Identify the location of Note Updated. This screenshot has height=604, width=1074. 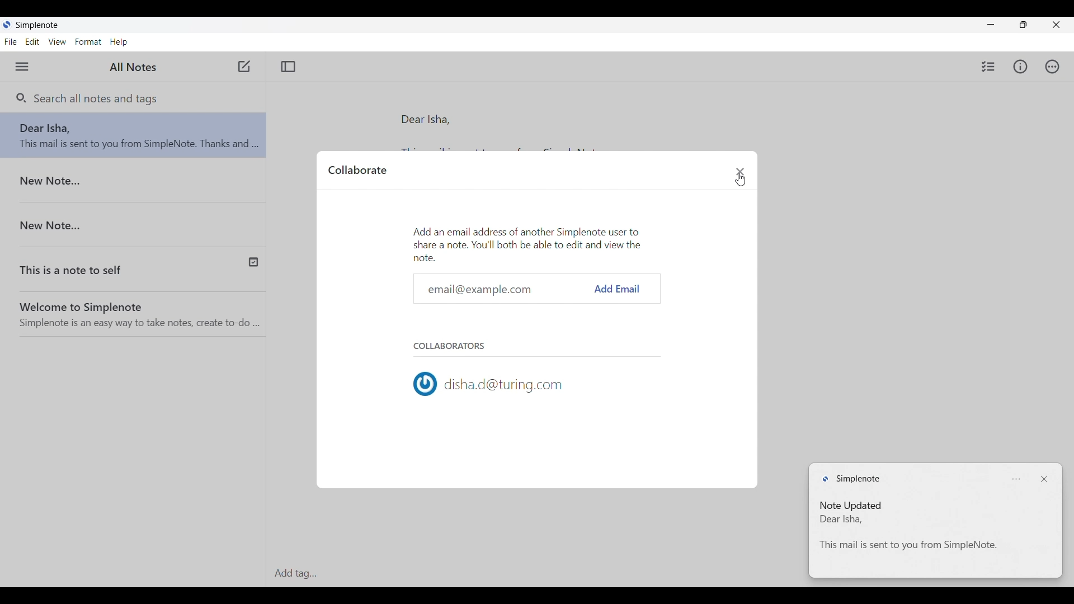
(851, 507).